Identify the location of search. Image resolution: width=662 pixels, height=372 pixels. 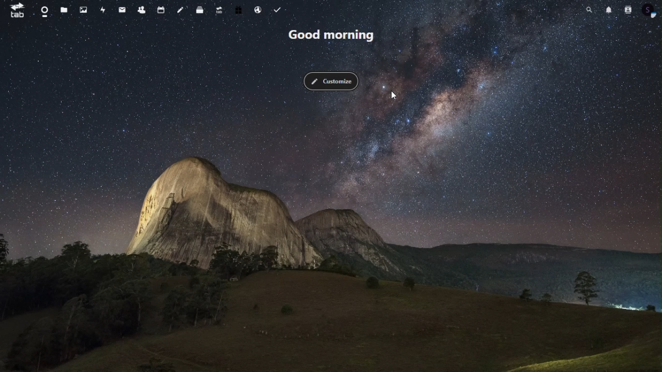
(588, 9).